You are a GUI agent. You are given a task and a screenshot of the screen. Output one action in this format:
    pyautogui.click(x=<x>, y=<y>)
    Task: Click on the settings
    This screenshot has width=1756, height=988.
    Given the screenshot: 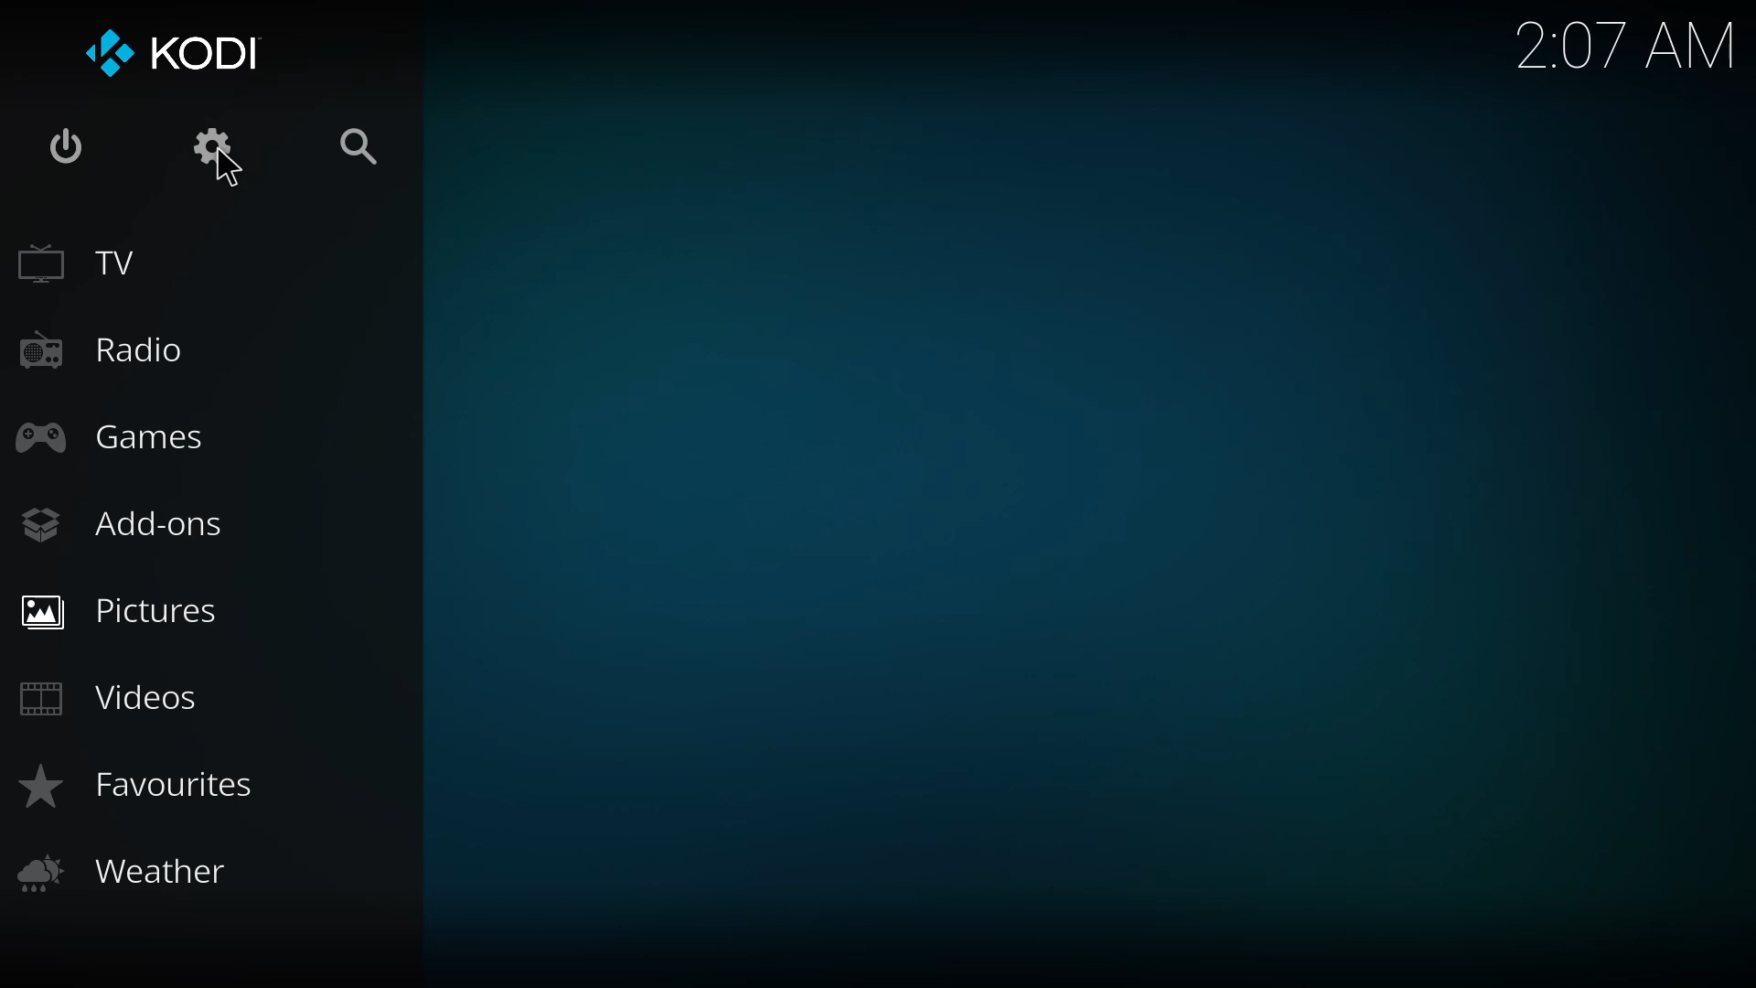 What is the action you would take?
    pyautogui.click(x=211, y=146)
    